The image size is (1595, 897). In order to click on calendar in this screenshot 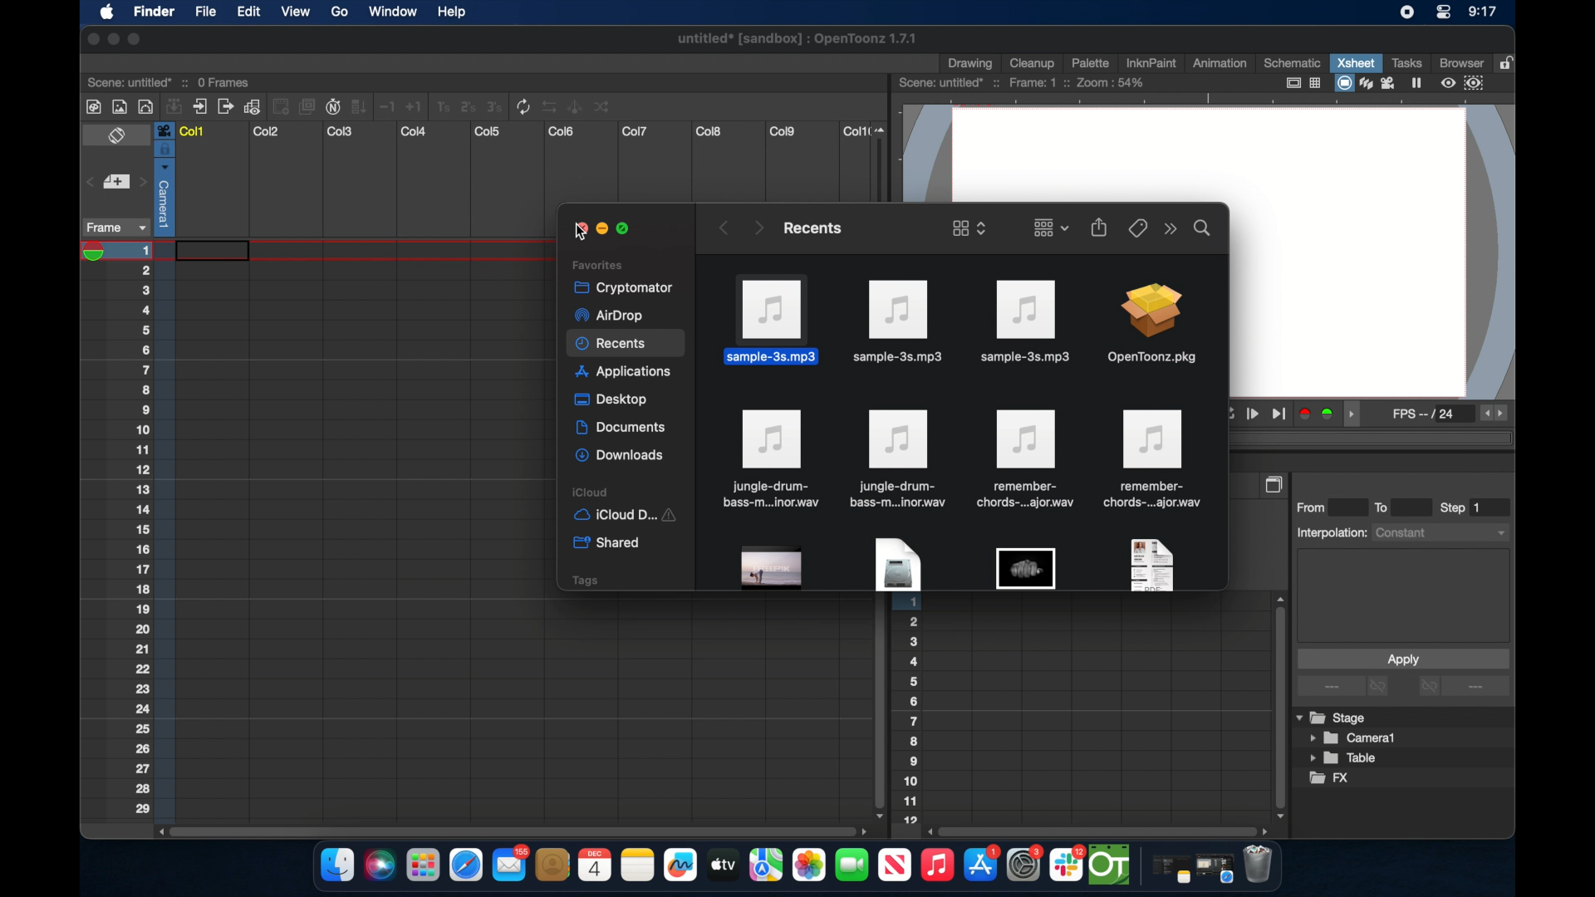, I will do `click(594, 865)`.